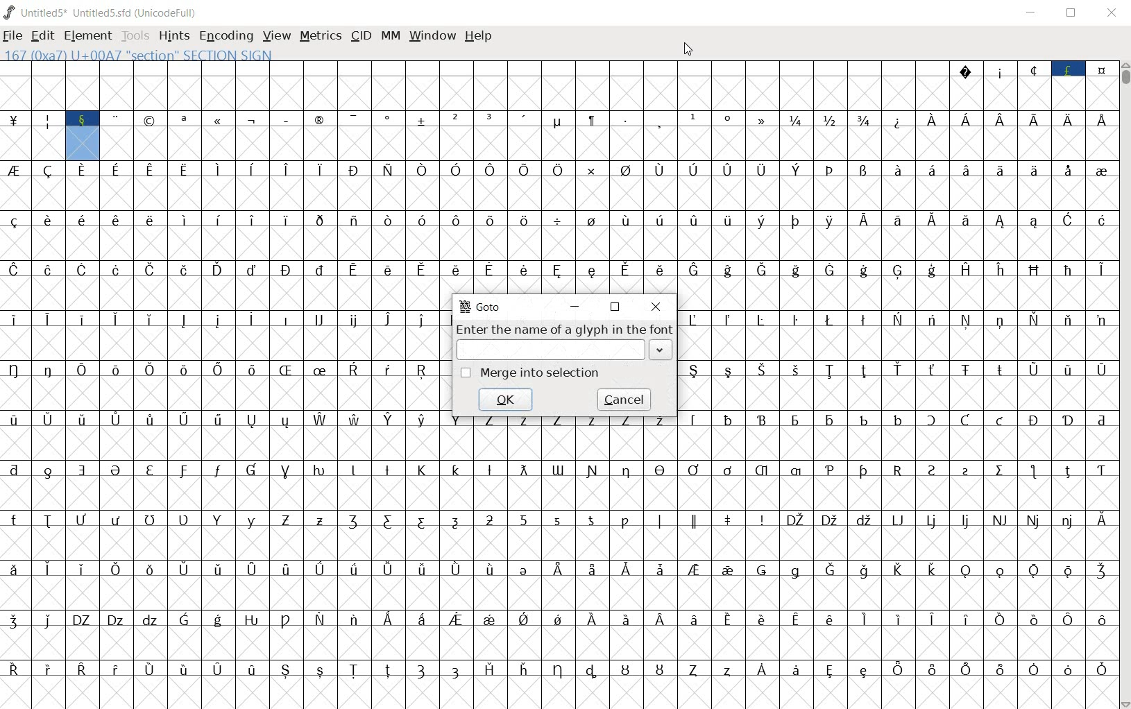 Image resolution: width=1131 pixels, height=709 pixels. What do you see at coordinates (320, 37) in the screenshot?
I see `metrics` at bounding box center [320, 37].